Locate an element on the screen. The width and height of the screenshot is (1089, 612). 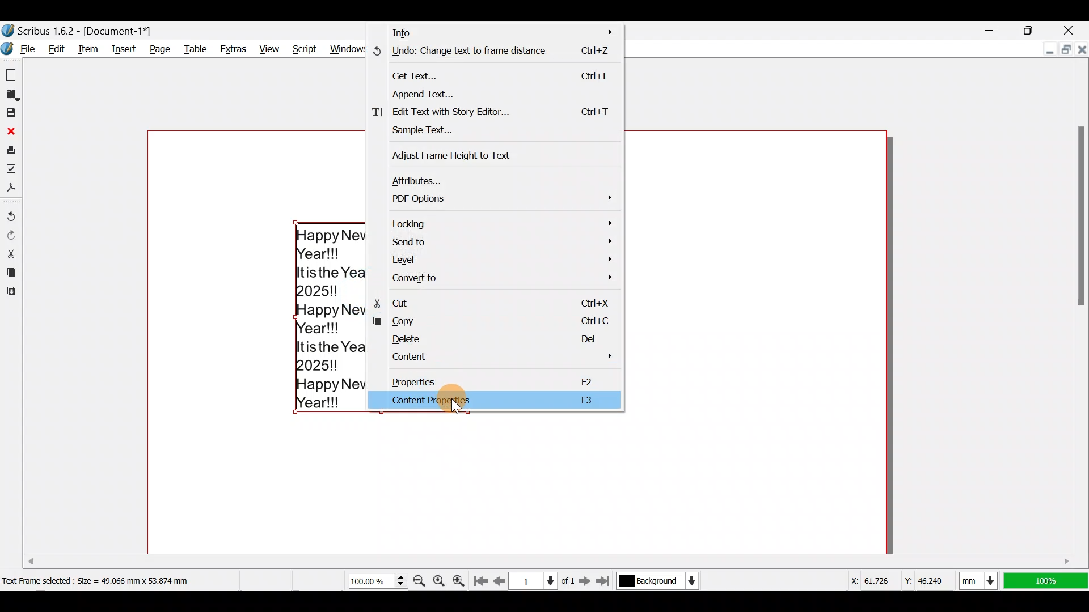
Level is located at coordinates (497, 260).